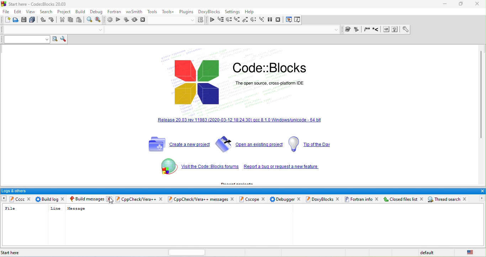  What do you see at coordinates (118, 20) in the screenshot?
I see `run` at bounding box center [118, 20].